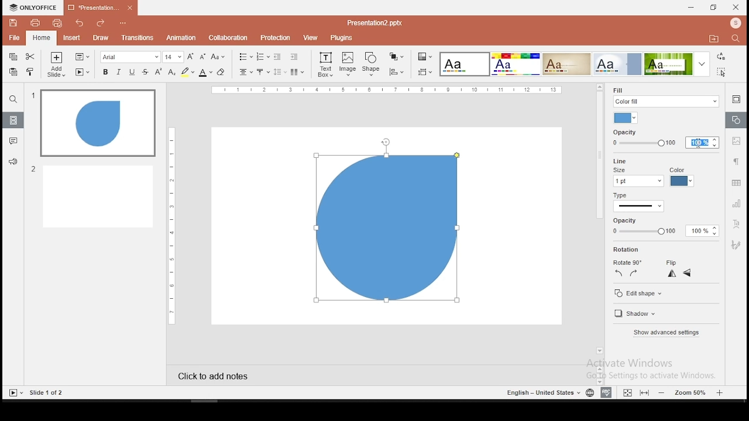  Describe the element at coordinates (627, 263) in the screenshot. I see `rotate 90` at that location.